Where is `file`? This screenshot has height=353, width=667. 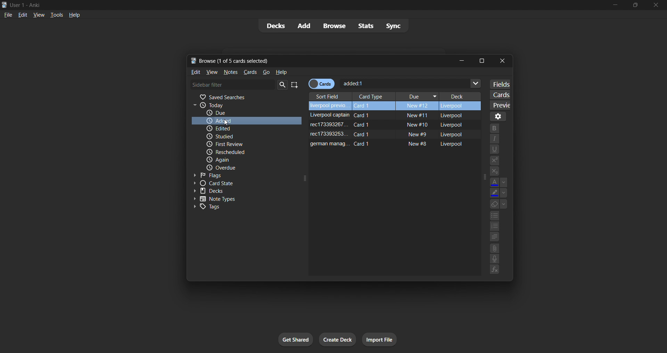 file is located at coordinates (8, 14).